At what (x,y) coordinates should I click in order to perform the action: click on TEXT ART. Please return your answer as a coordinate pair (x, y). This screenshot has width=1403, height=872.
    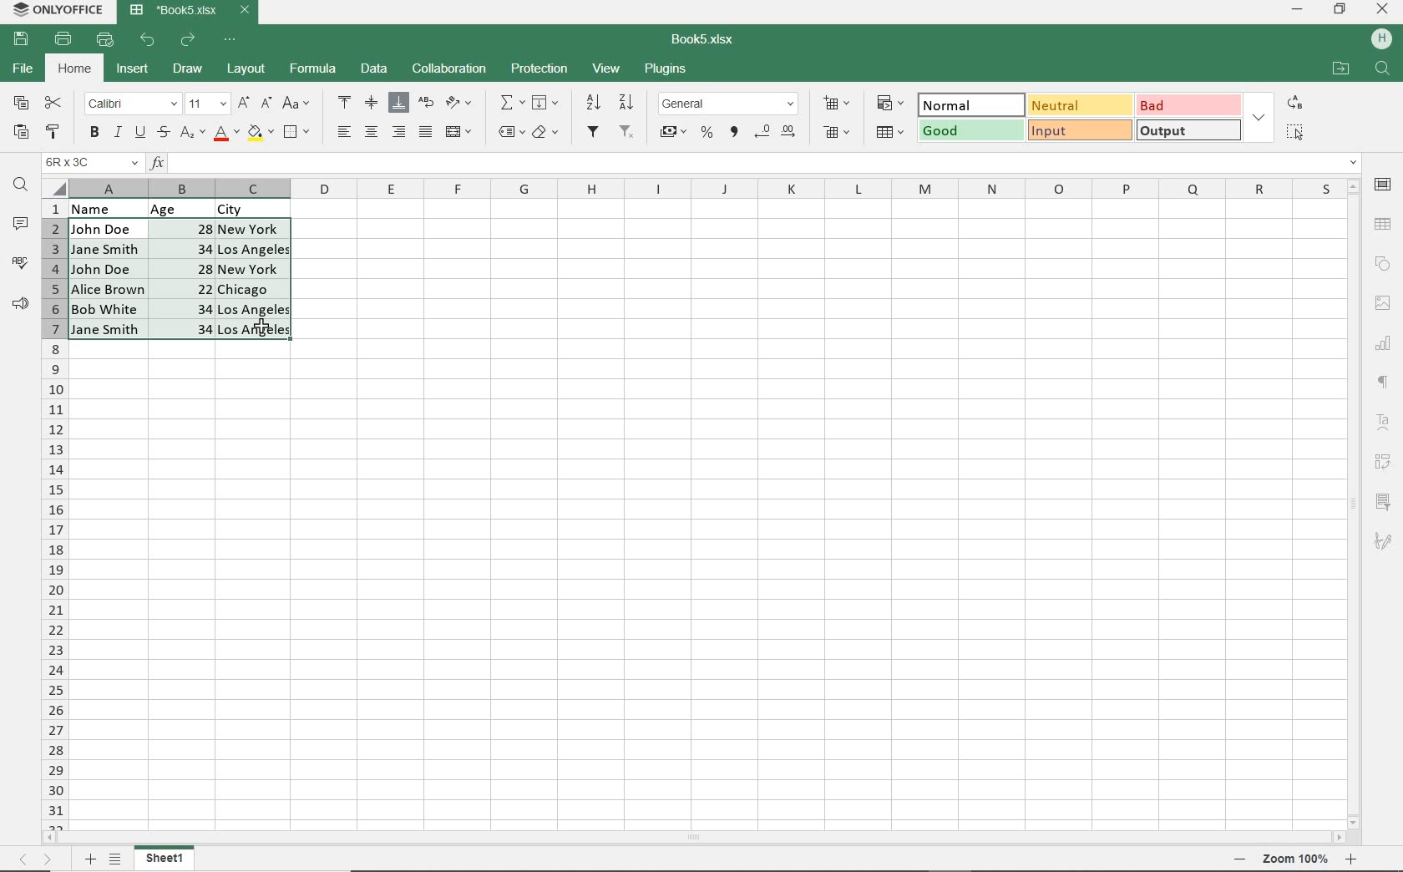
    Looking at the image, I should click on (1385, 424).